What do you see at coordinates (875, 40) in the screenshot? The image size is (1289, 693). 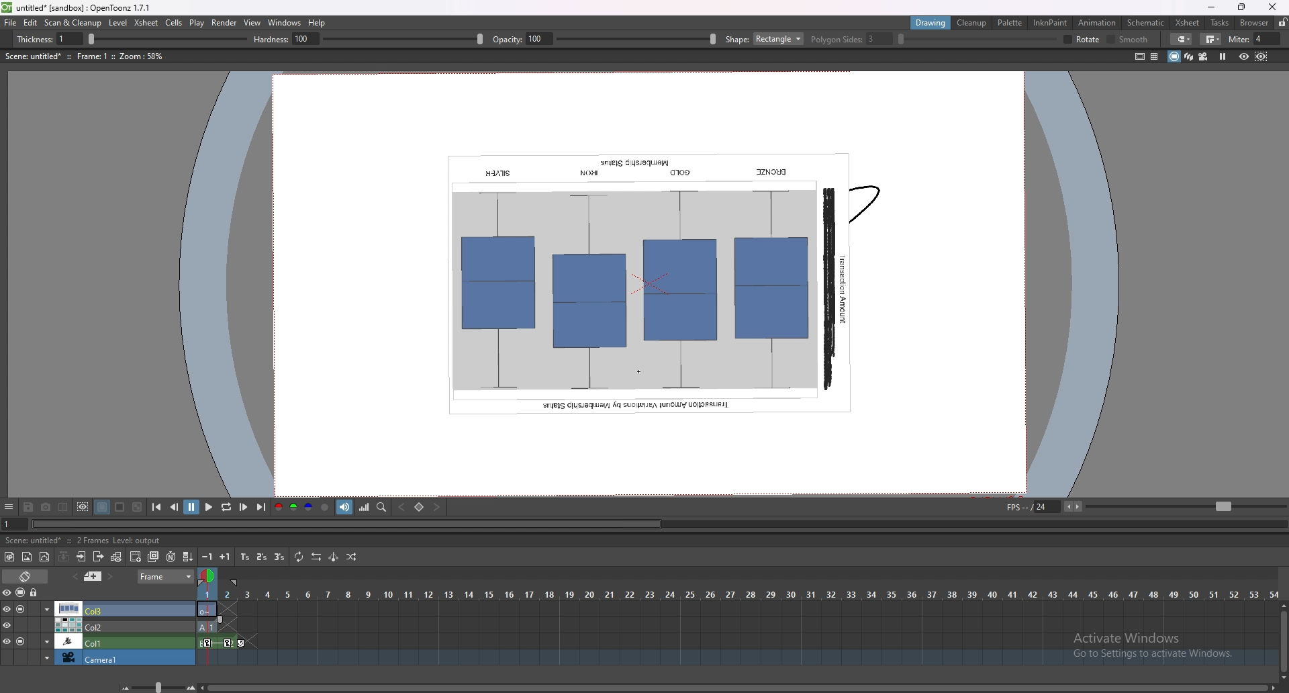 I see `rotate` at bounding box center [875, 40].